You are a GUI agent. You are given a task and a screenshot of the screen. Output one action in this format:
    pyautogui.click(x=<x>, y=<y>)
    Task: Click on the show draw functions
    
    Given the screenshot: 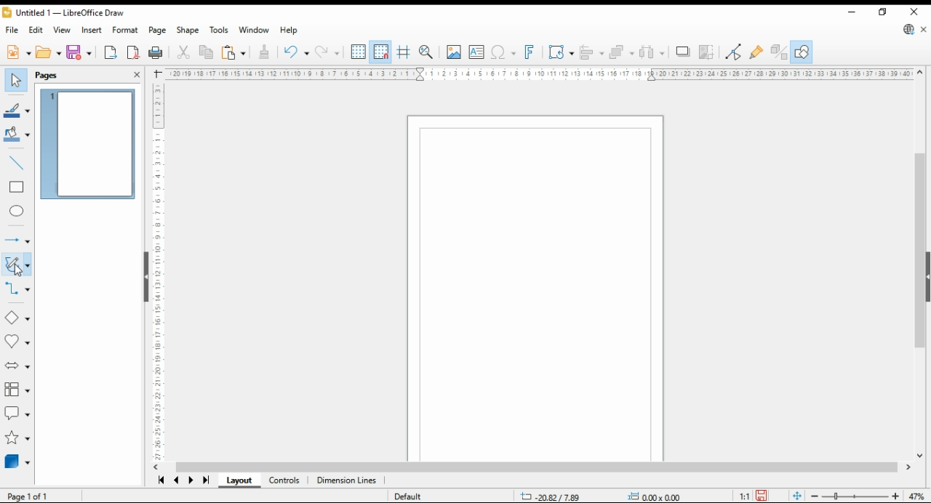 What is the action you would take?
    pyautogui.click(x=802, y=52)
    